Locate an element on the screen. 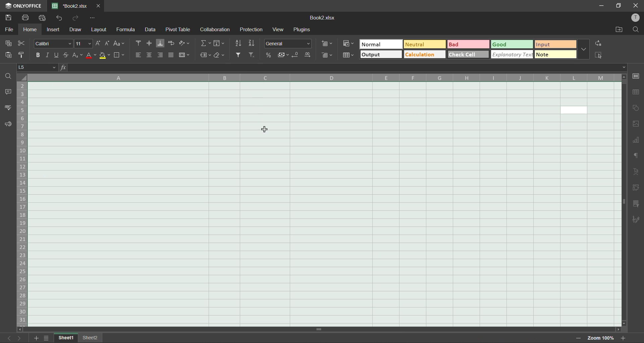  sheet 1 is located at coordinates (66, 338).